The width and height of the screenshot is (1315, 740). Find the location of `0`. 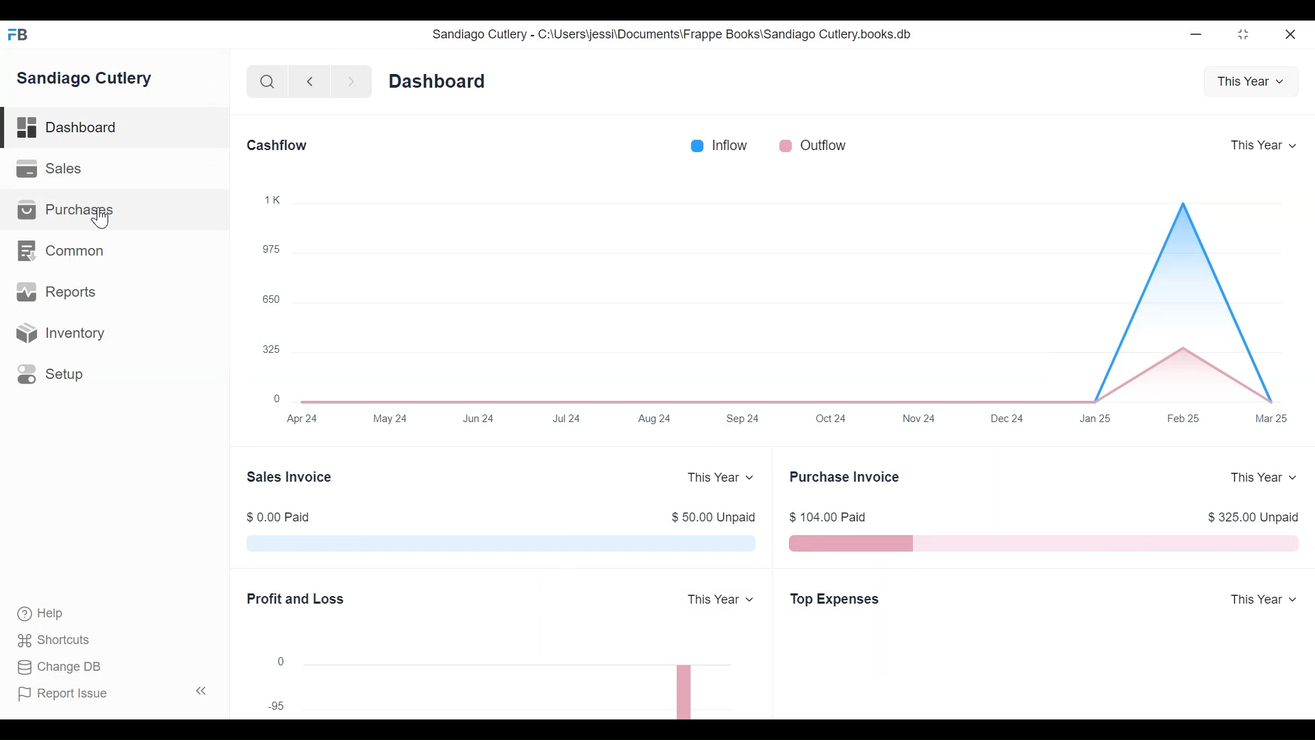

0 is located at coordinates (275, 397).